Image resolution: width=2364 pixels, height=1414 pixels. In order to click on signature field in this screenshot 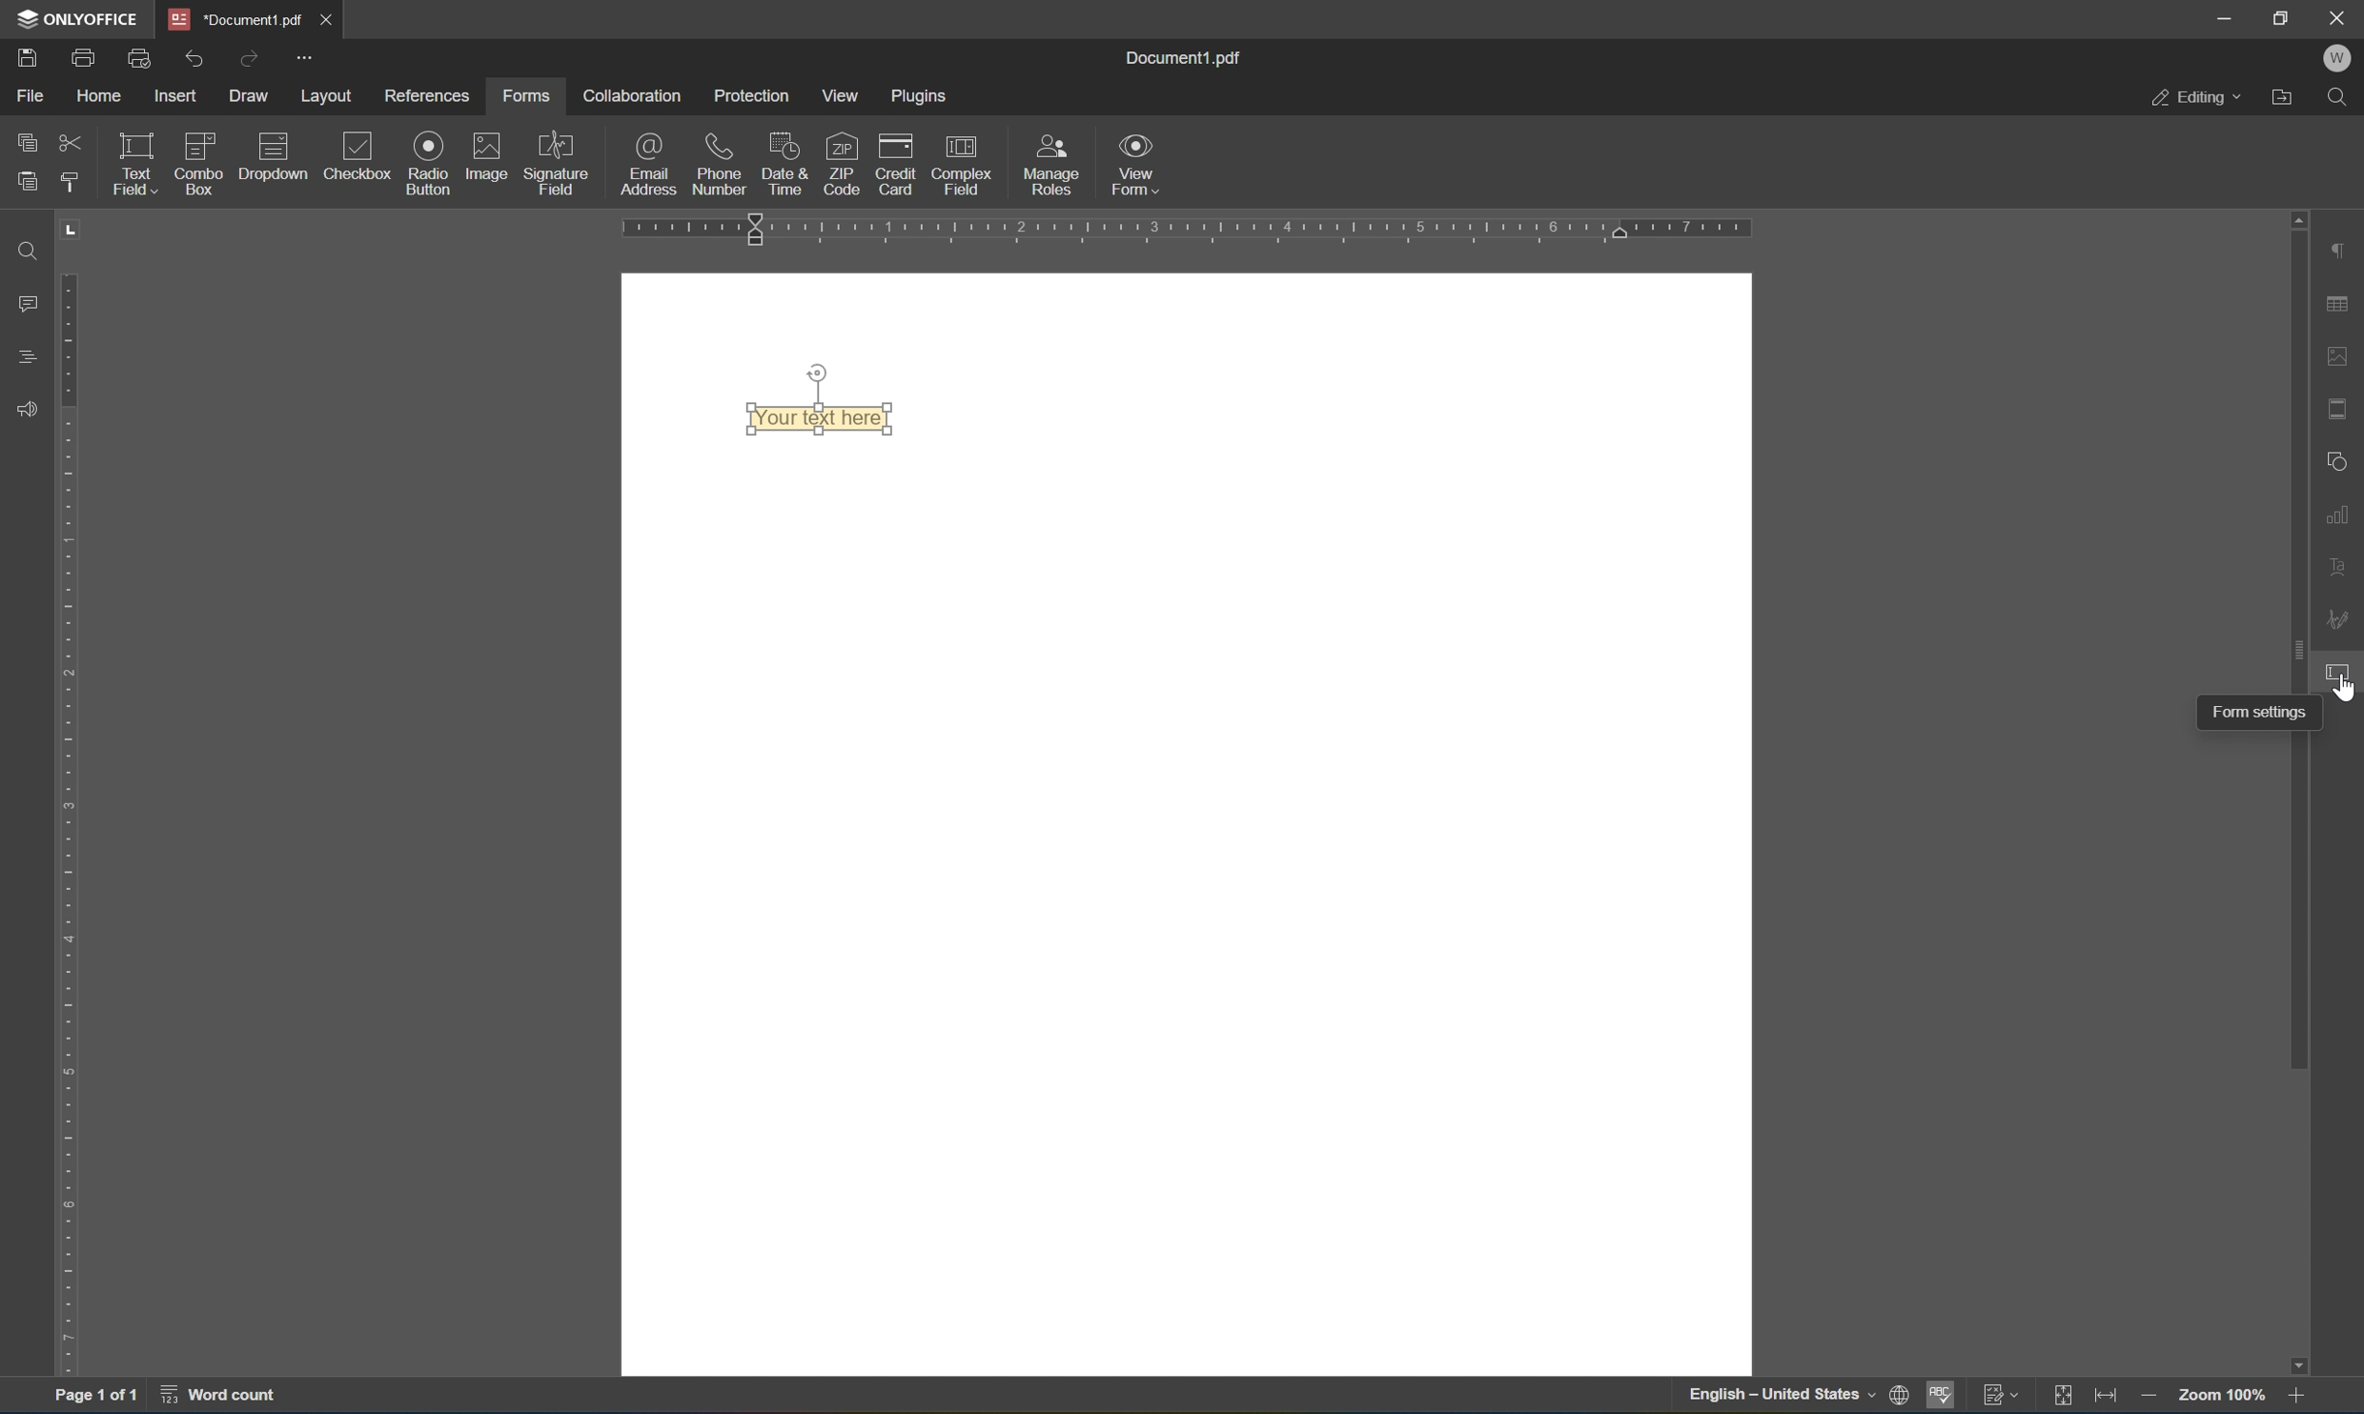, I will do `click(560, 166)`.